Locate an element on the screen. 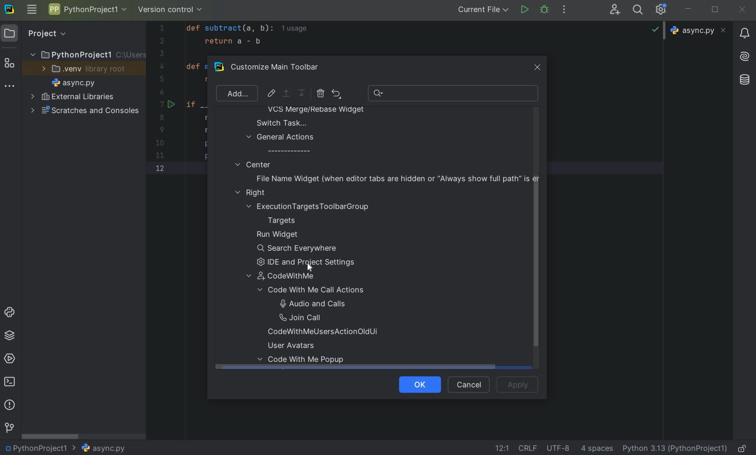 The height and width of the screenshot is (455, 756). LINE SEPARATOR is located at coordinates (529, 448).